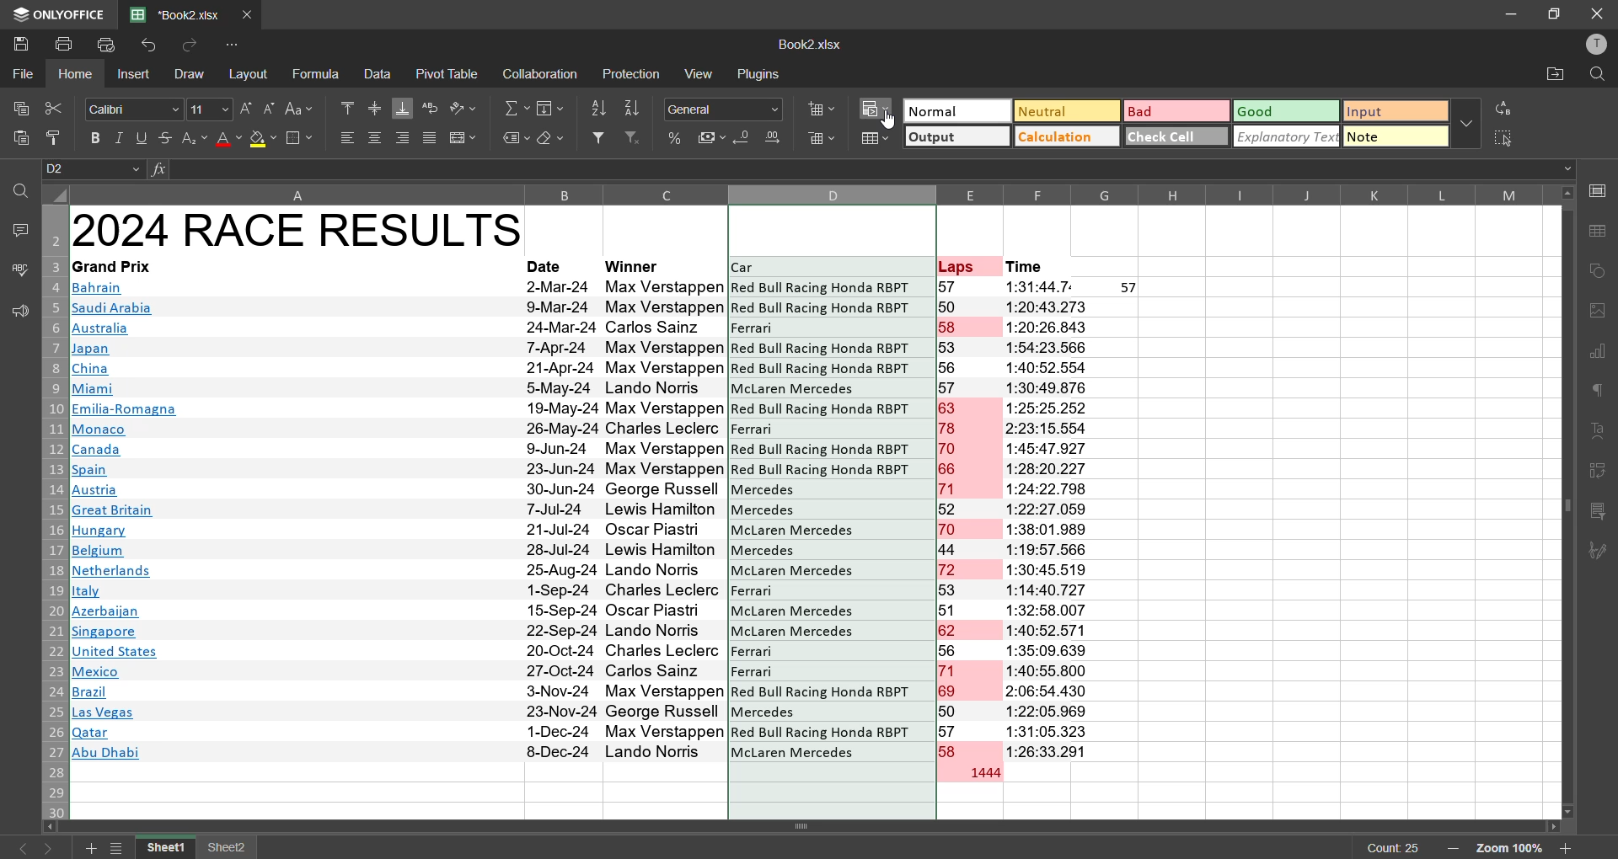 This screenshot has width=1618, height=859. What do you see at coordinates (1551, 77) in the screenshot?
I see `open location` at bounding box center [1551, 77].